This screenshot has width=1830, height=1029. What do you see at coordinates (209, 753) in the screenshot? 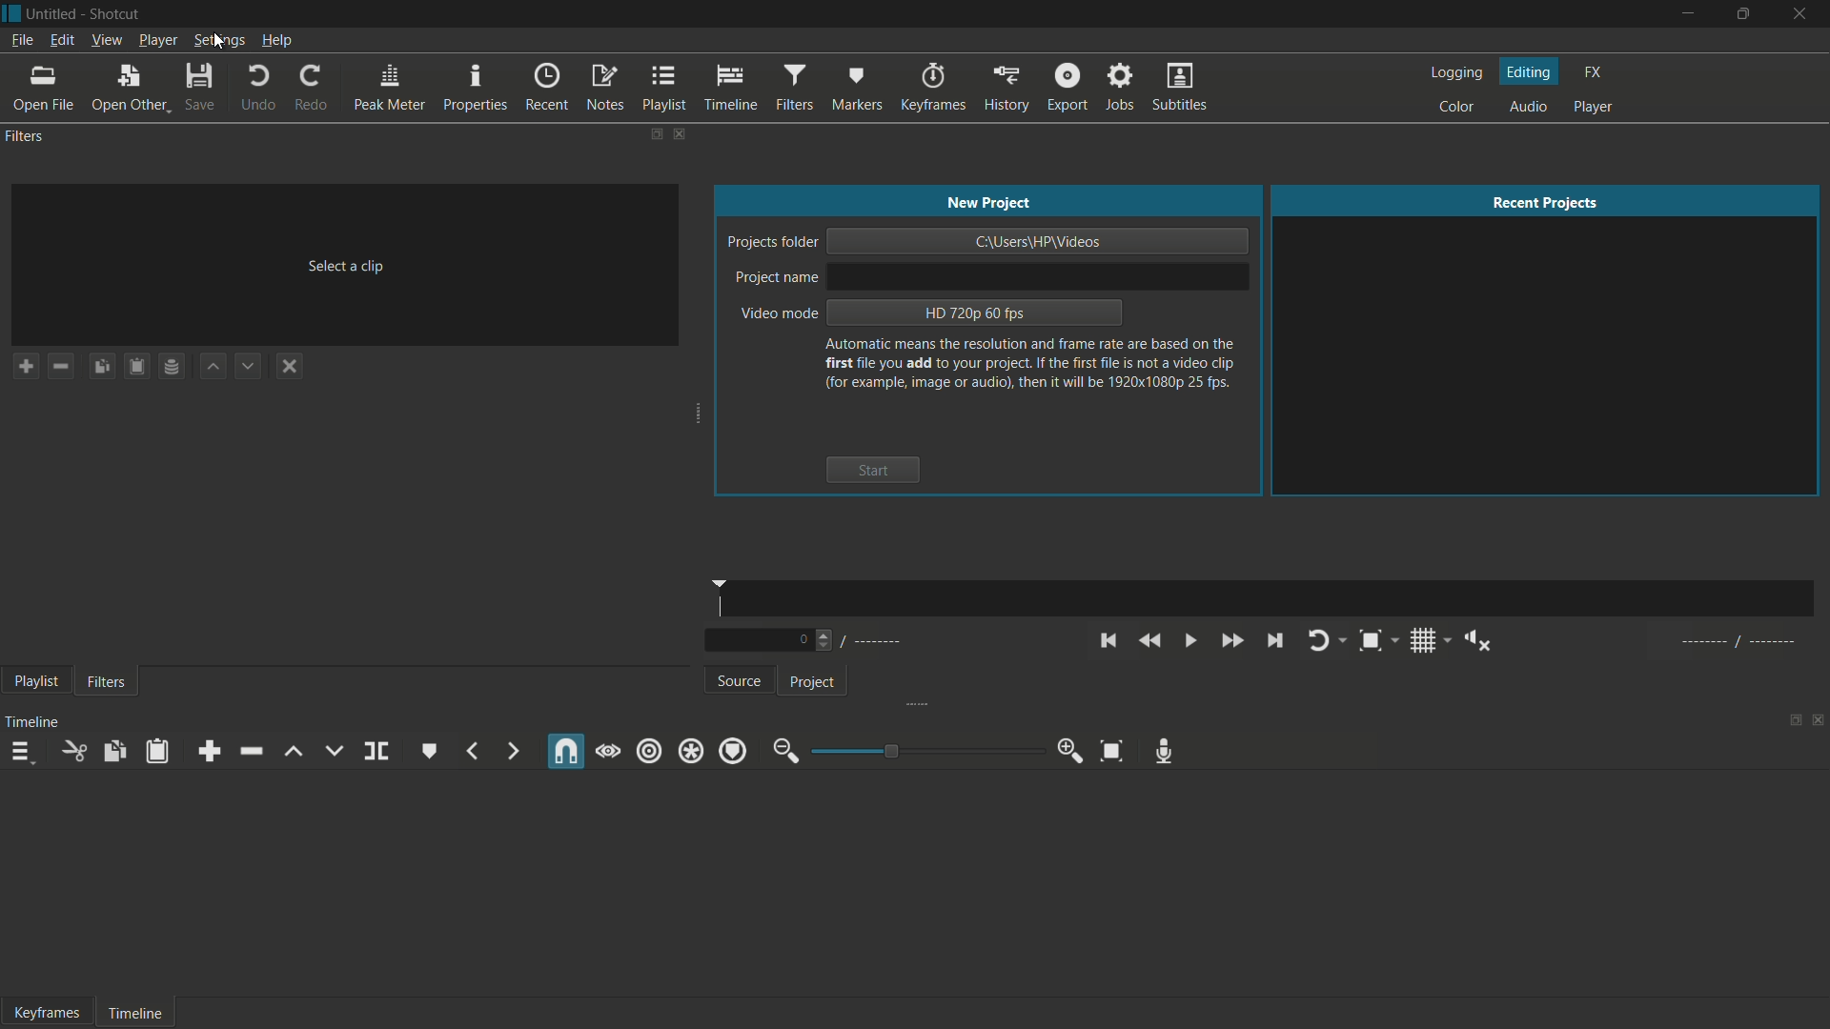
I see `append` at bounding box center [209, 753].